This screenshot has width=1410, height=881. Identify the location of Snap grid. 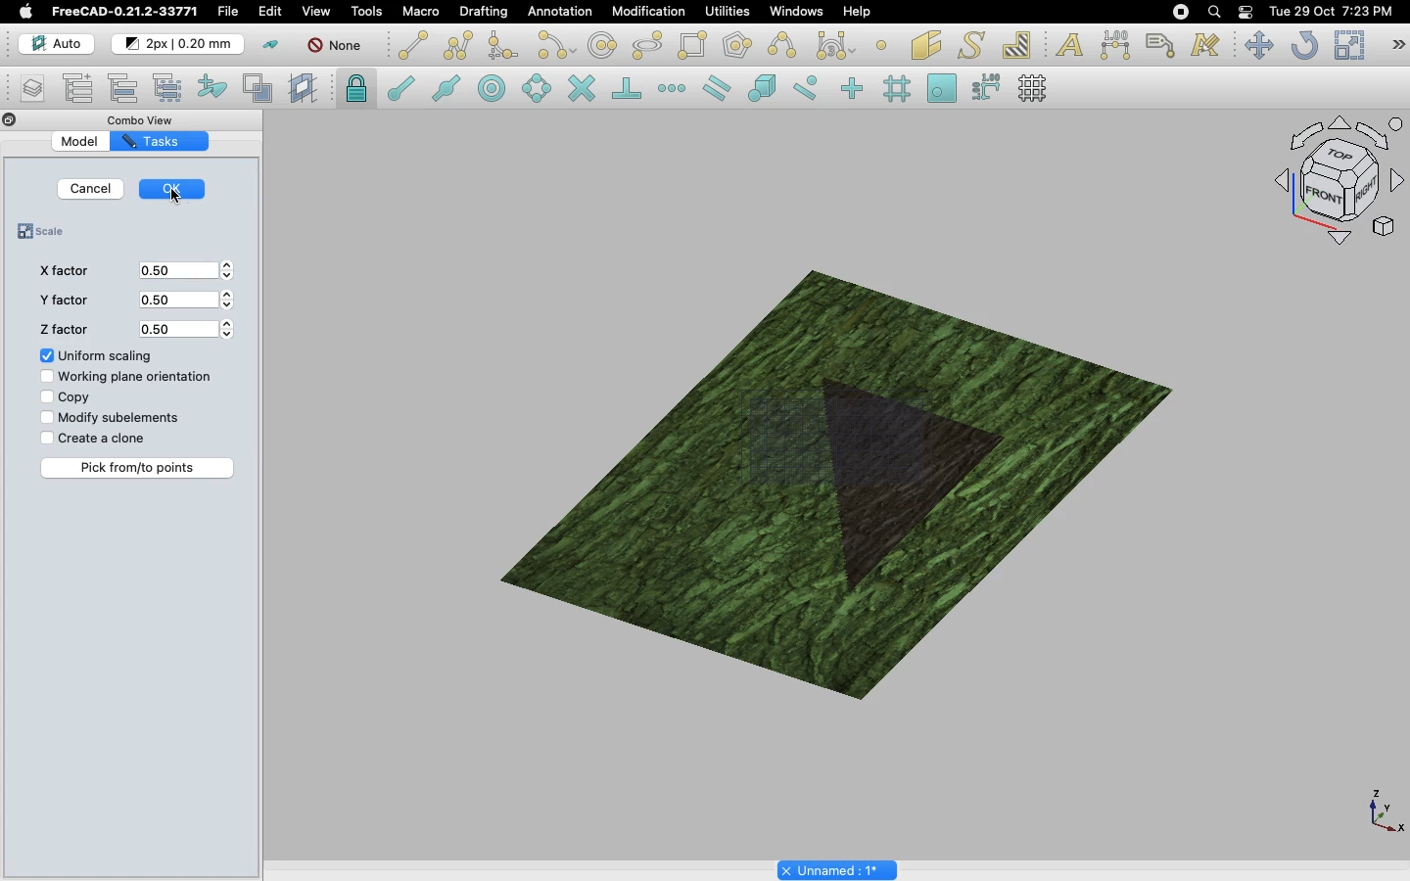
(899, 88).